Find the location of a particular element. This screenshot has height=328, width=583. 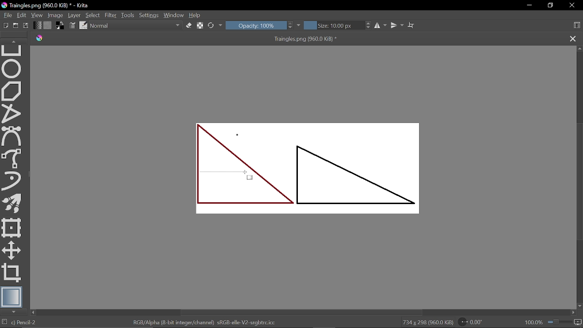

Dynamic brush tool is located at coordinates (12, 181).